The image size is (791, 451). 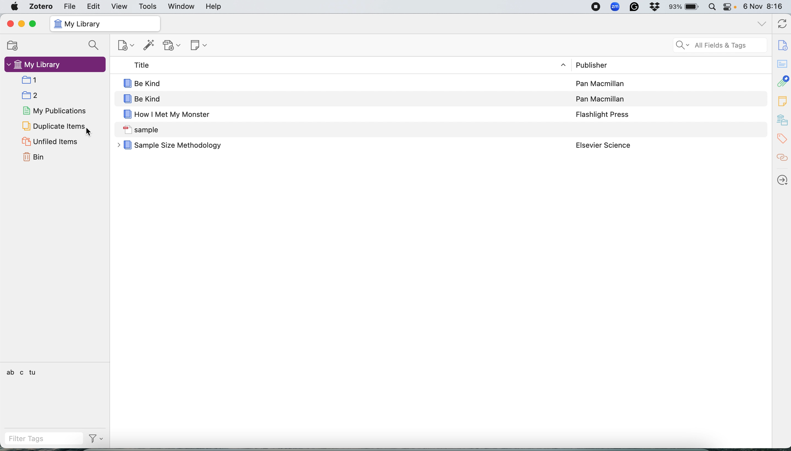 What do you see at coordinates (783, 178) in the screenshot?
I see `locate` at bounding box center [783, 178].